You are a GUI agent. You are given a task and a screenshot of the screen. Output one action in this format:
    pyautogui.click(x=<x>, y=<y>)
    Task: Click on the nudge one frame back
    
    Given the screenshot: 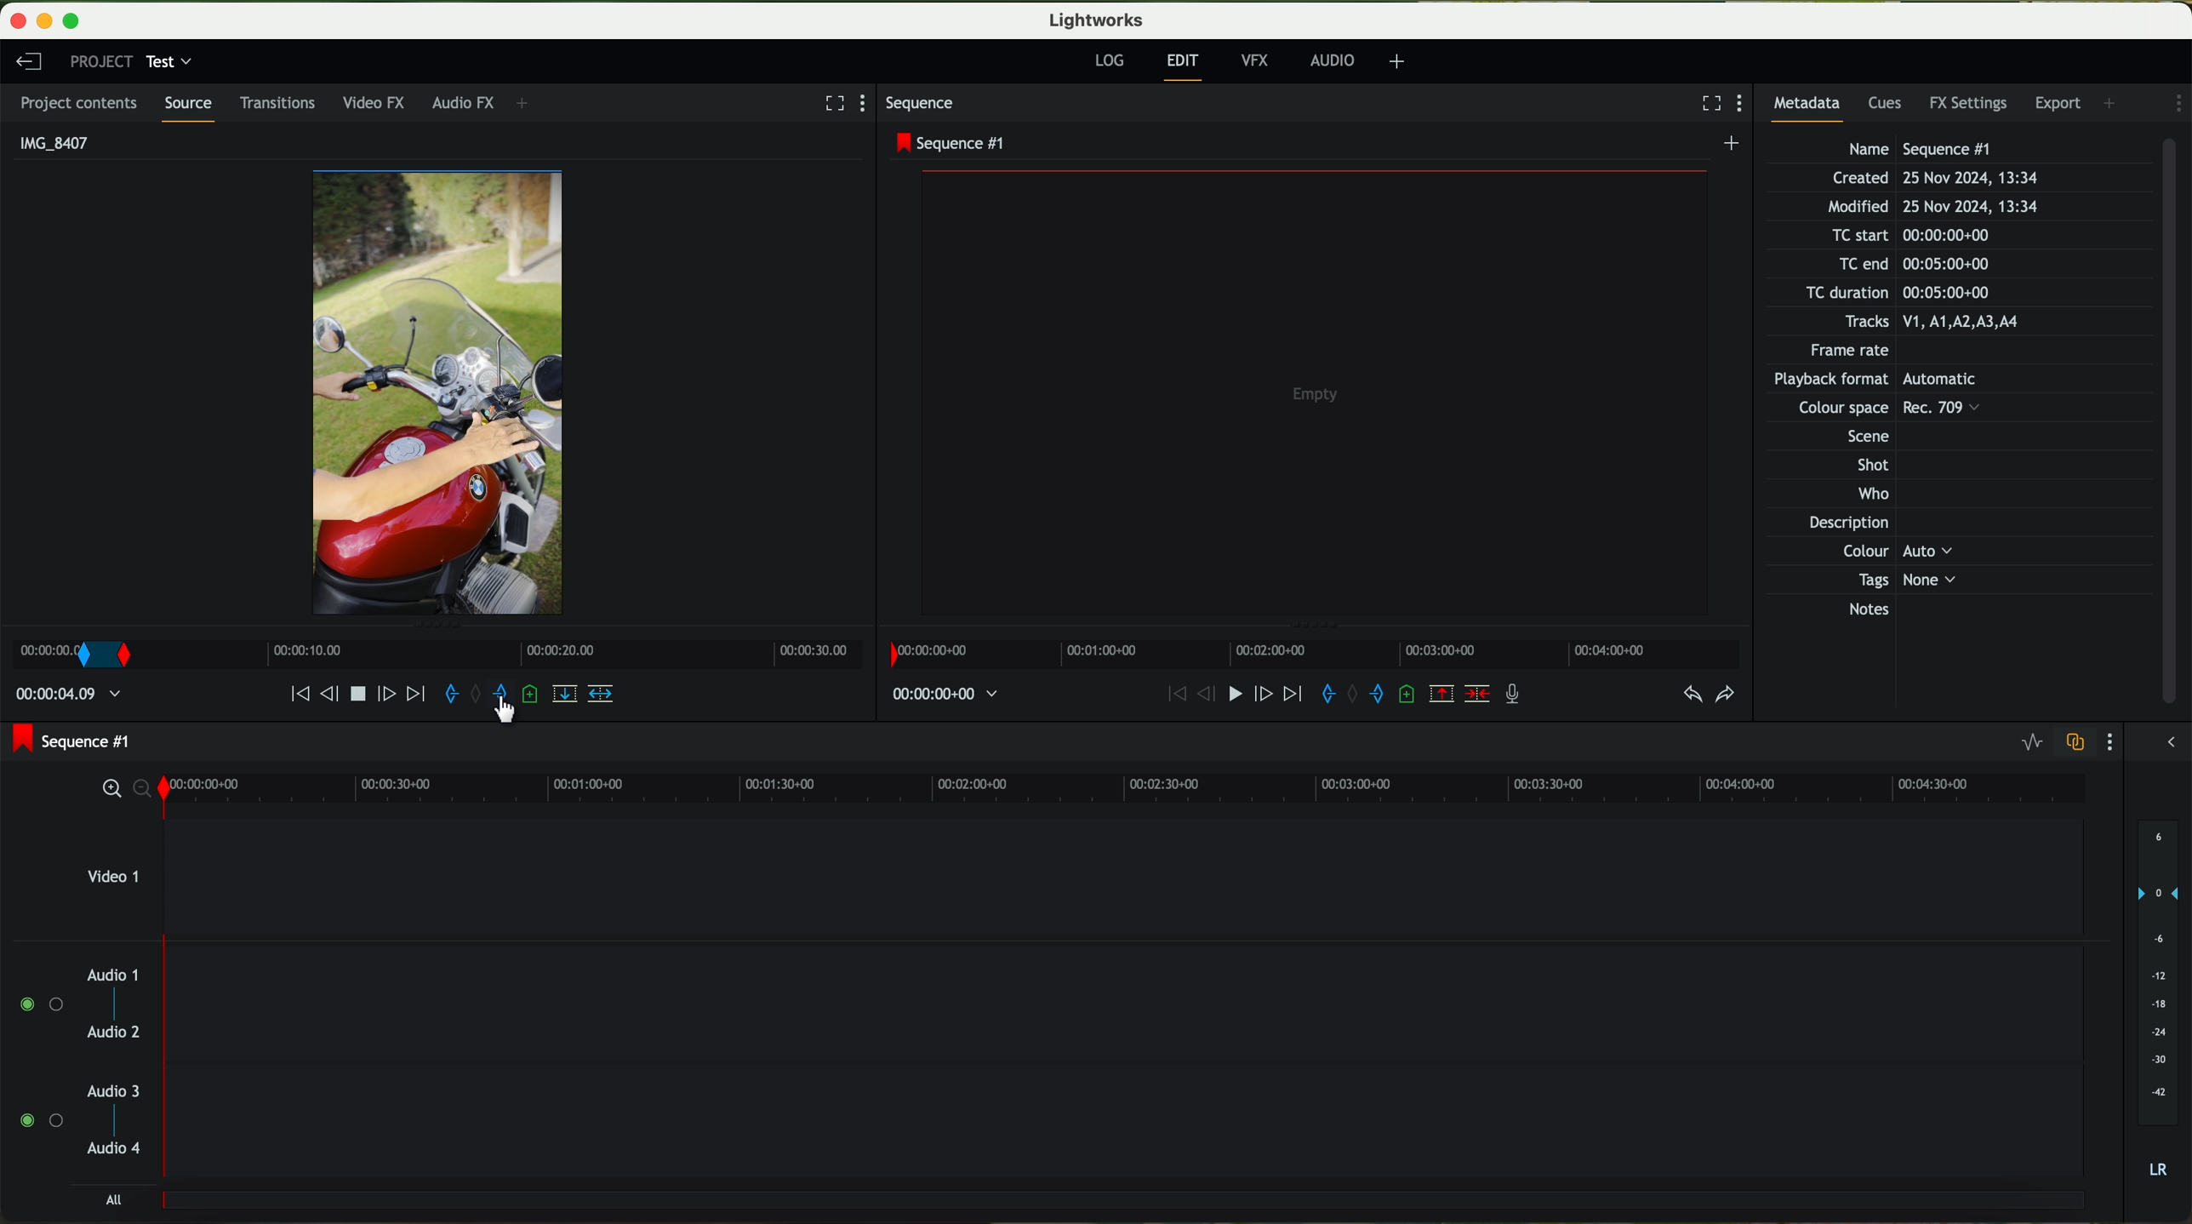 What is the action you would take?
    pyautogui.click(x=1196, y=699)
    